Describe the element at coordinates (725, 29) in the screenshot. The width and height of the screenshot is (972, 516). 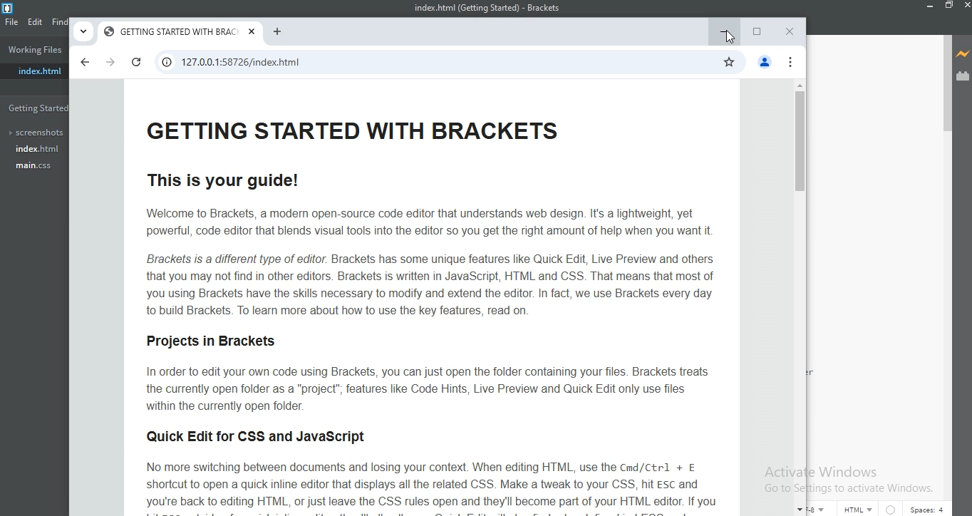
I see `Minimise` at that location.